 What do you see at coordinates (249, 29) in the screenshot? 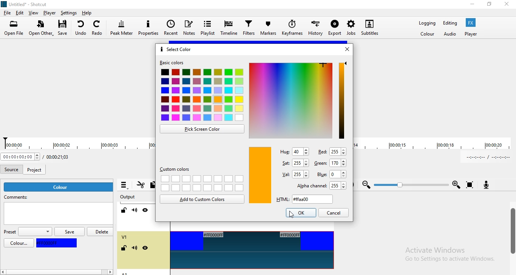
I see `Filters` at bounding box center [249, 29].